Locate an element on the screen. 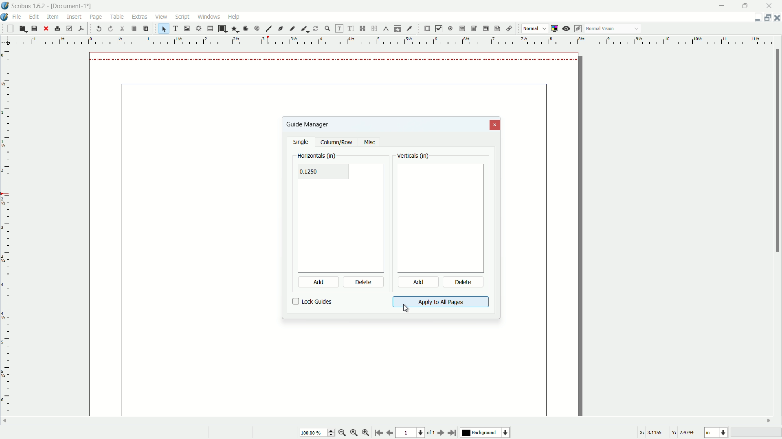  minimize is located at coordinates (722, 5).